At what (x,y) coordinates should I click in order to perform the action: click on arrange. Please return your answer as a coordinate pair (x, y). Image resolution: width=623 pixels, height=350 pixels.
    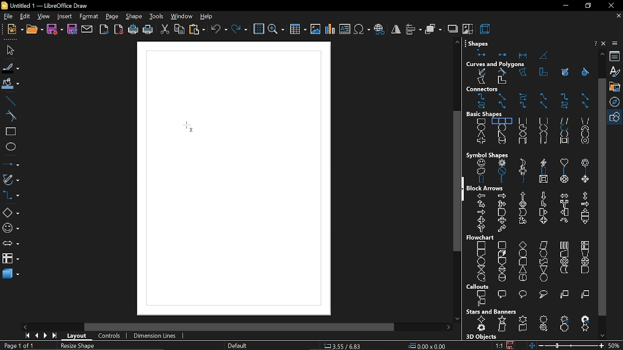
    Looking at the image, I should click on (434, 29).